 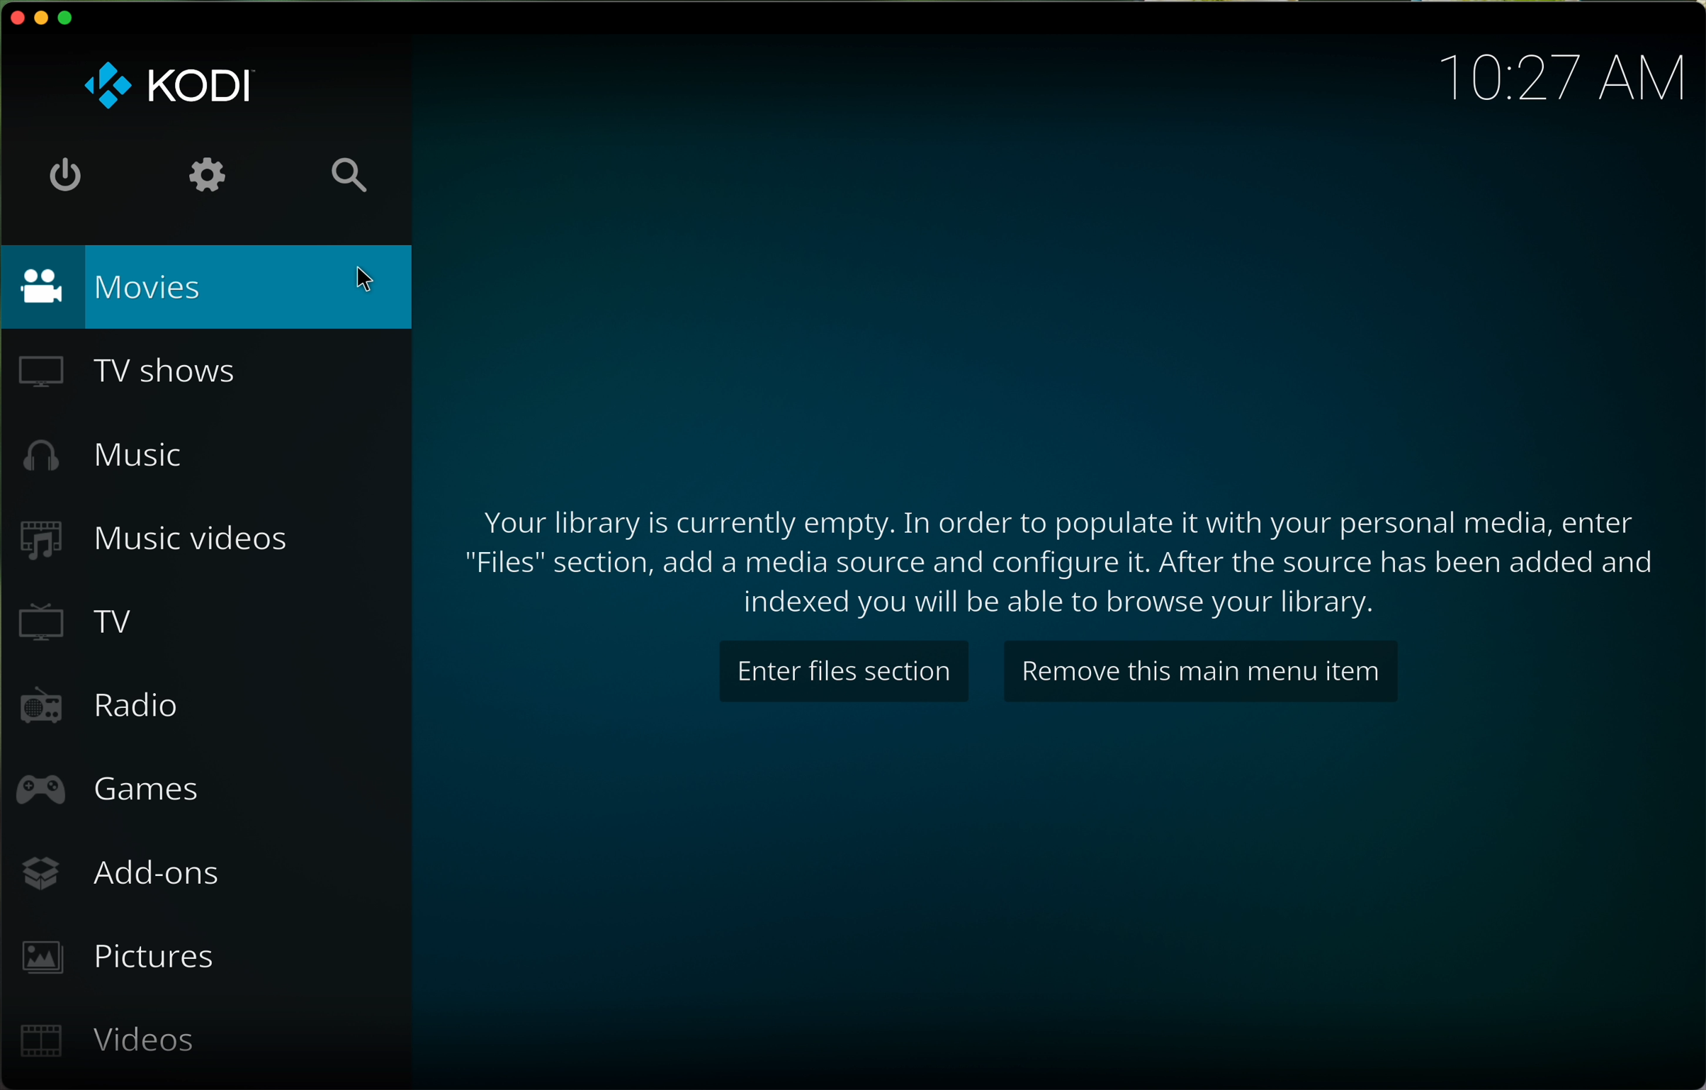 I want to click on settings, so click(x=205, y=175).